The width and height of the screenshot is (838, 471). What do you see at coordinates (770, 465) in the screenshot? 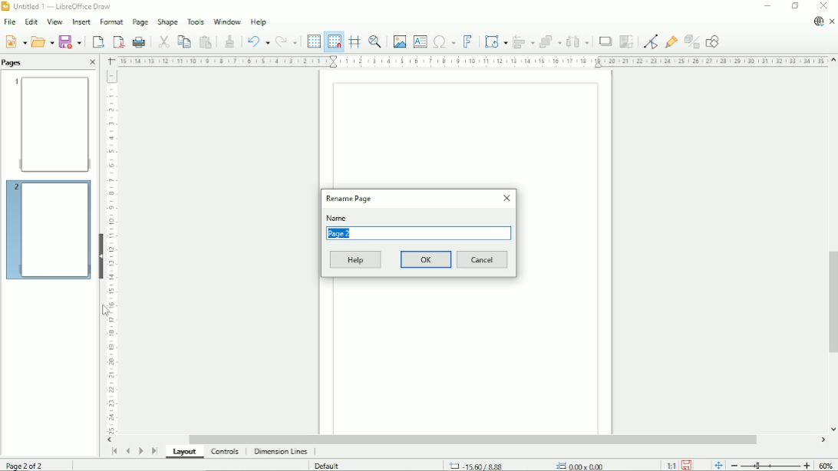
I see `Zoom out/in` at bounding box center [770, 465].